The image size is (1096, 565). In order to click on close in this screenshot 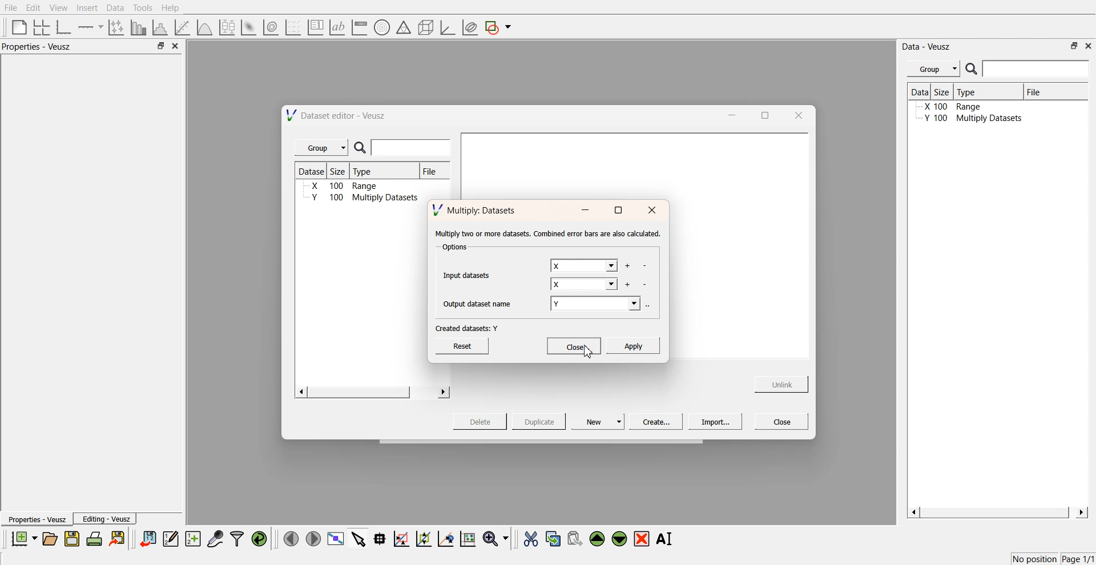, I will do `click(1089, 45)`.